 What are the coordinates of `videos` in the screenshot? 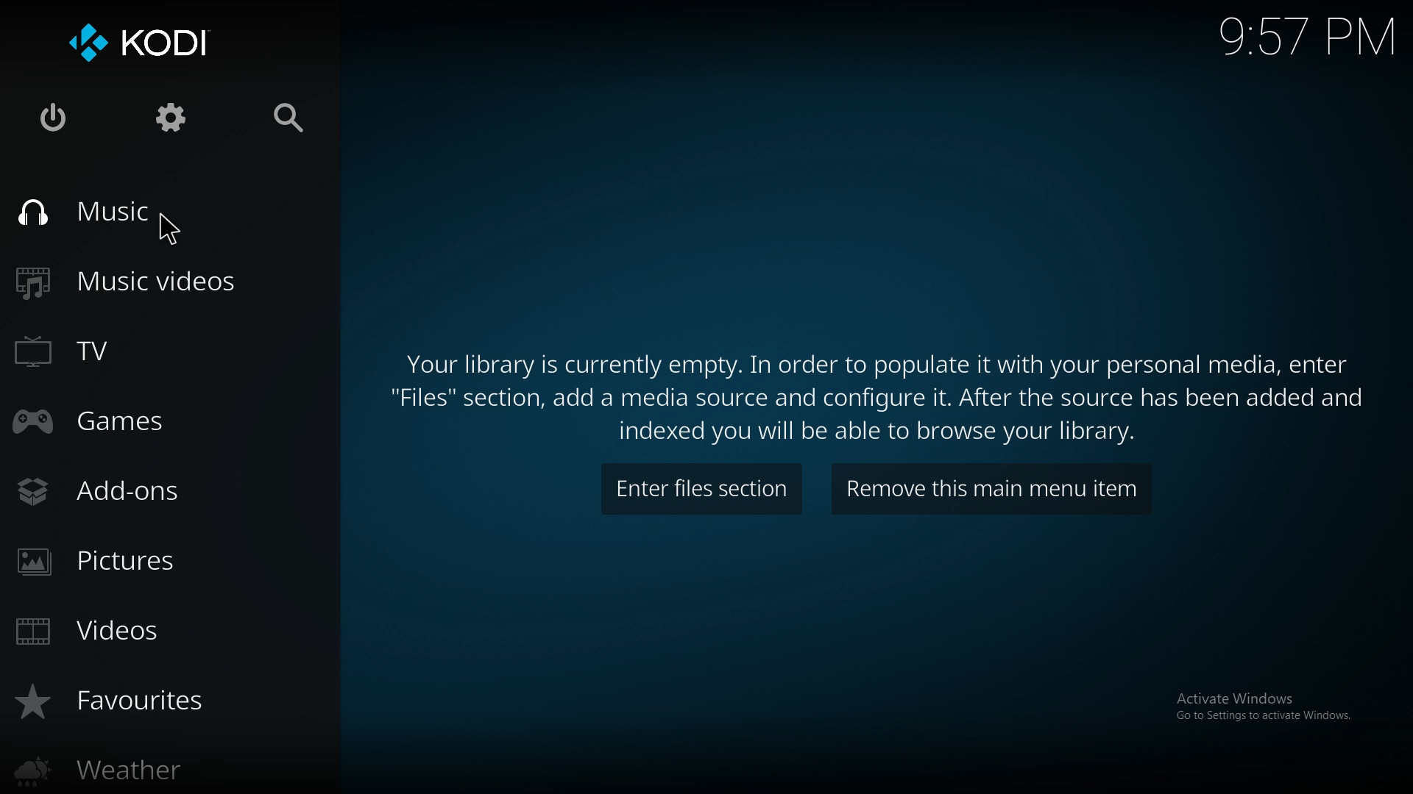 It's located at (149, 630).